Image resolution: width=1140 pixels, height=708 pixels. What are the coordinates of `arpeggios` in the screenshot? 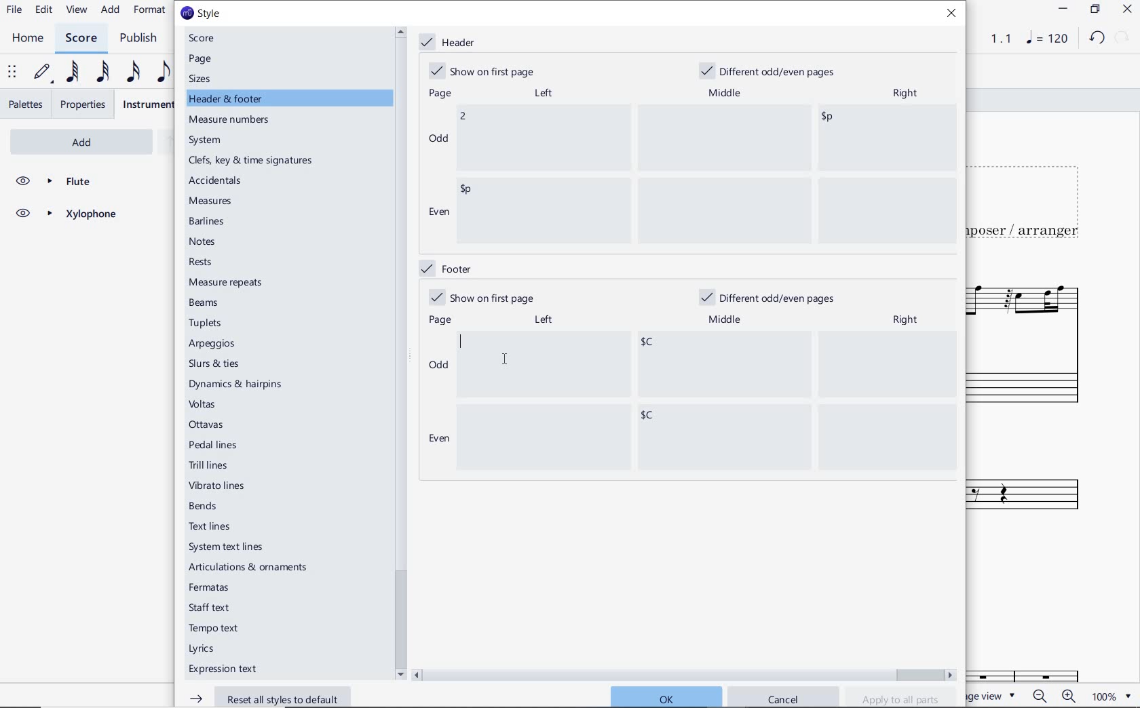 It's located at (212, 345).